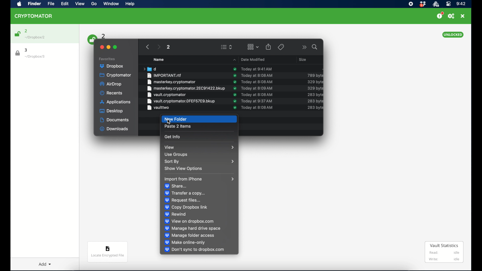 This screenshot has width=482, height=271. What do you see at coordinates (110, 84) in the screenshot?
I see `airdrop` at bounding box center [110, 84].